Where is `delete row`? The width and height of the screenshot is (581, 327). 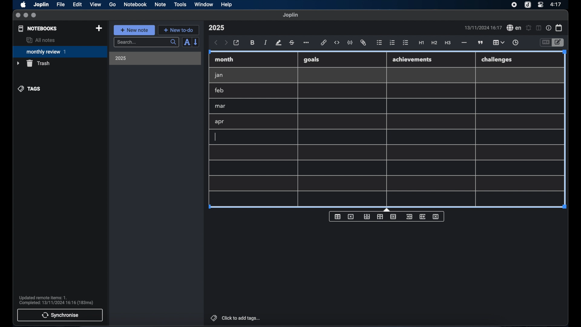 delete row is located at coordinates (394, 216).